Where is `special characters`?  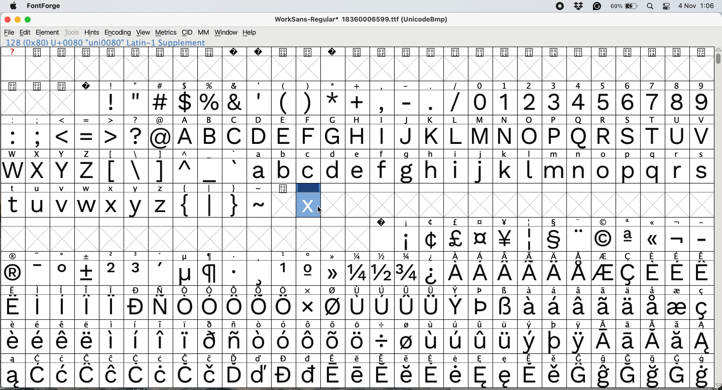
special characters is located at coordinates (283, 102).